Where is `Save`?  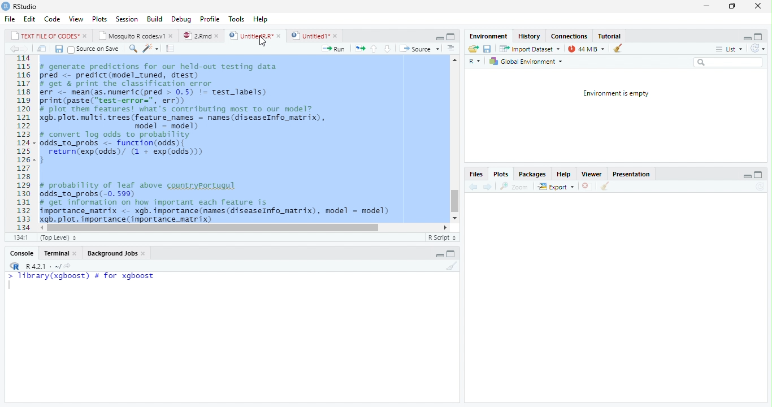
Save is located at coordinates (488, 48).